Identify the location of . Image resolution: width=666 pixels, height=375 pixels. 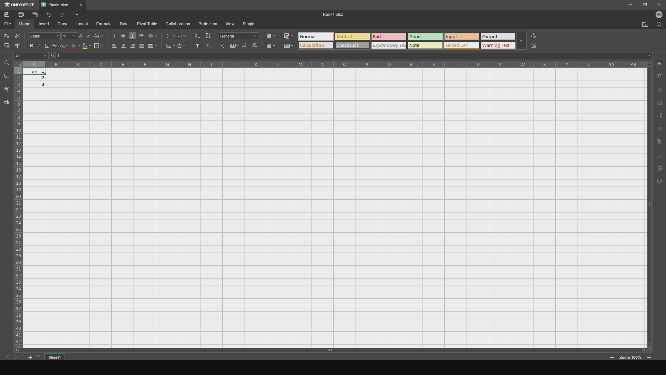
(240, 36).